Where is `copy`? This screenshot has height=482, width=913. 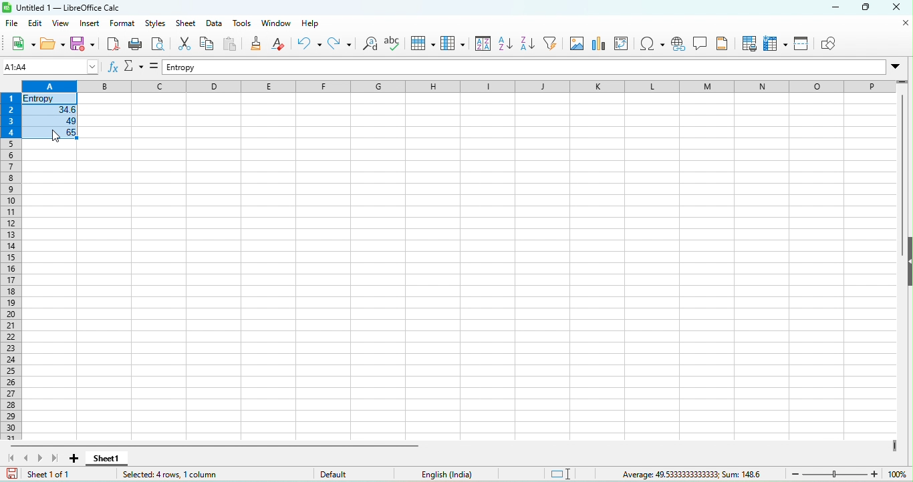
copy is located at coordinates (205, 44).